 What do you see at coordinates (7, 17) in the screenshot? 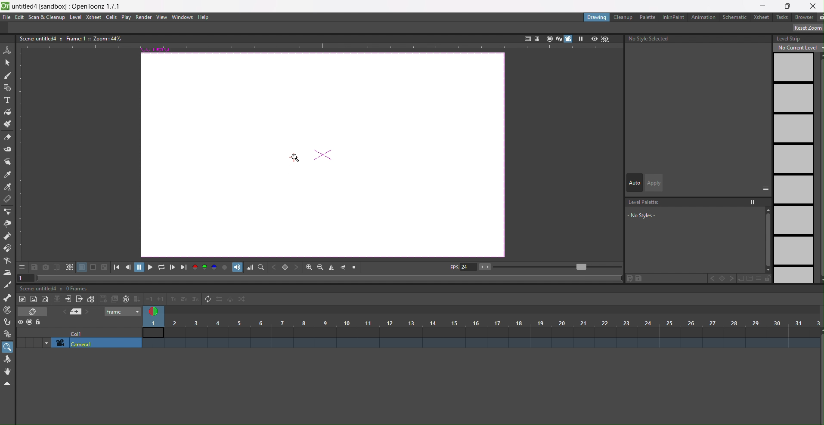
I see `file` at bounding box center [7, 17].